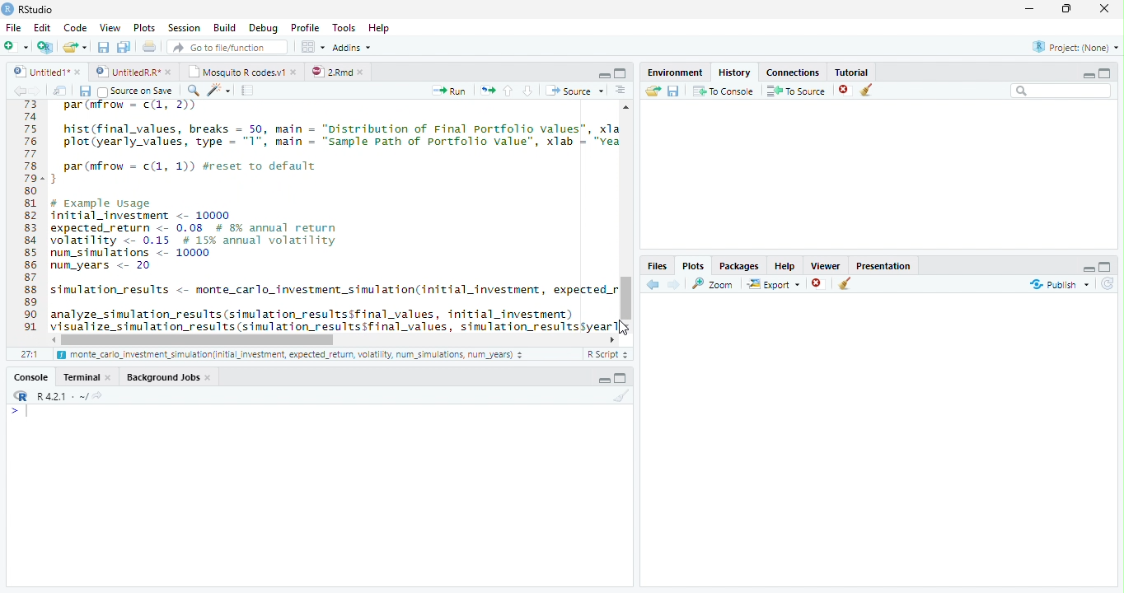 The width and height of the screenshot is (1124, 593). What do you see at coordinates (312, 47) in the screenshot?
I see `Workspace Panes` at bounding box center [312, 47].